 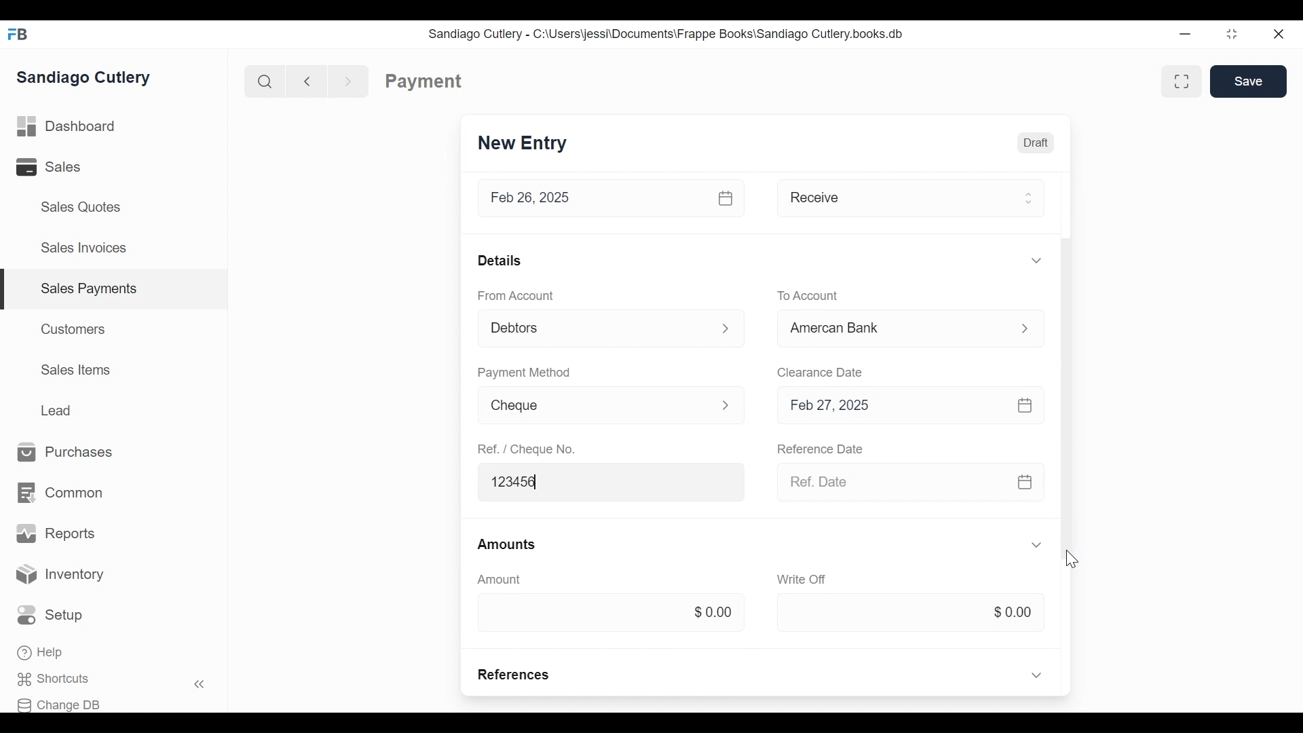 I want to click on Cheque, so click(x=591, y=407).